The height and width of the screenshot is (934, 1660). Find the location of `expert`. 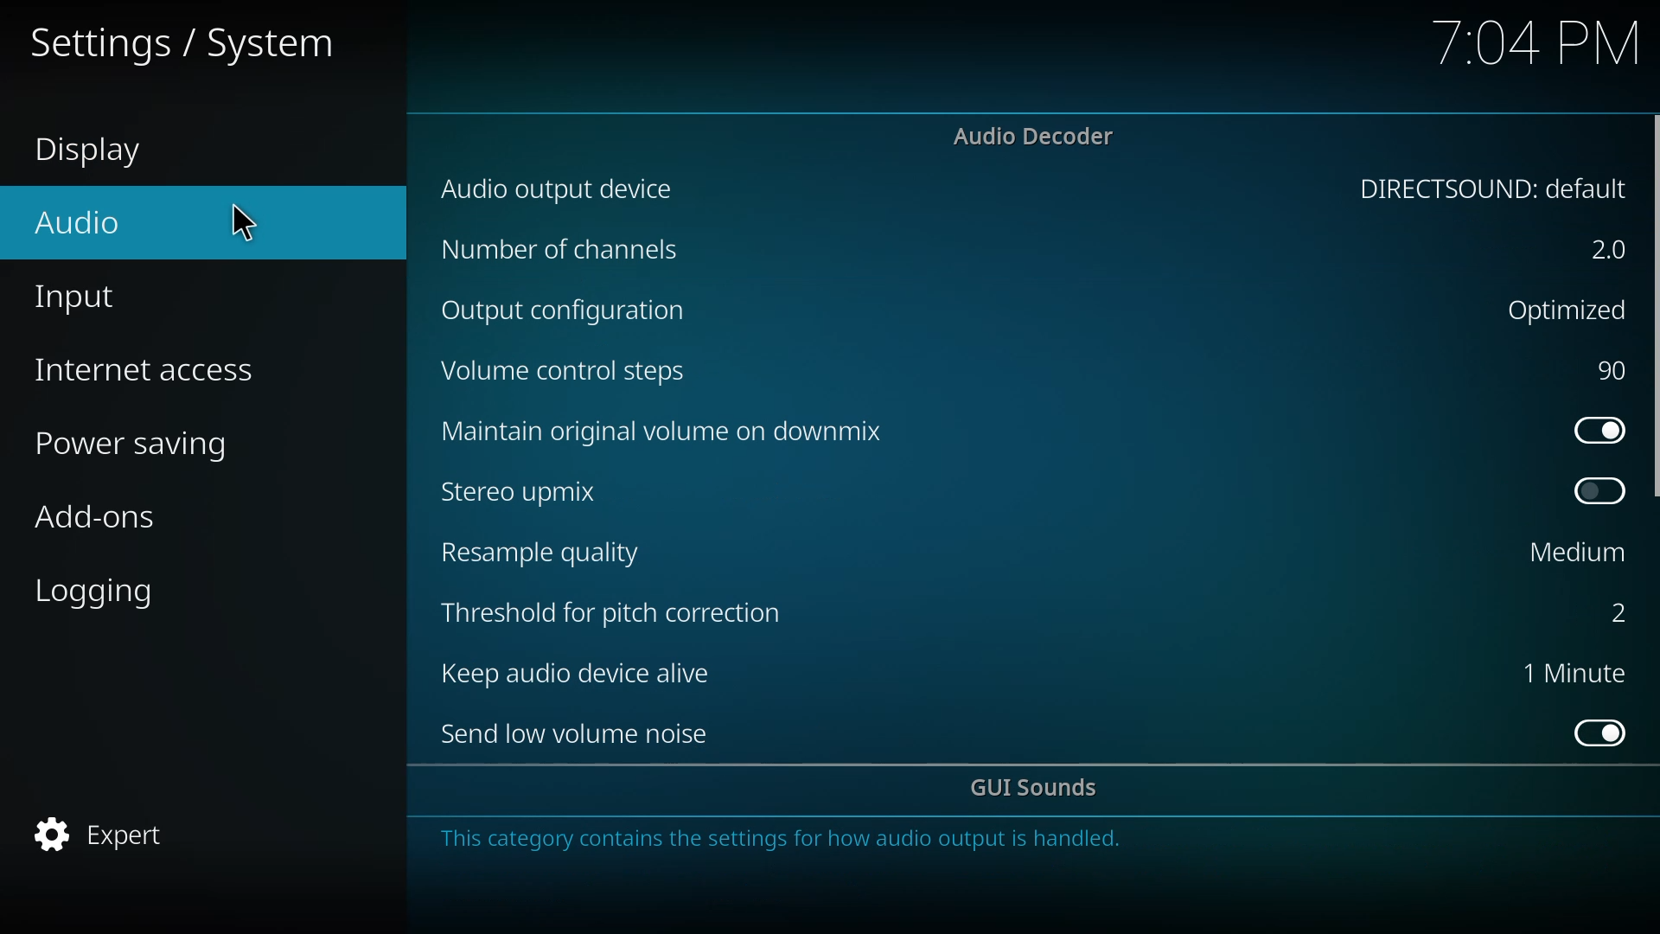

expert is located at coordinates (105, 834).